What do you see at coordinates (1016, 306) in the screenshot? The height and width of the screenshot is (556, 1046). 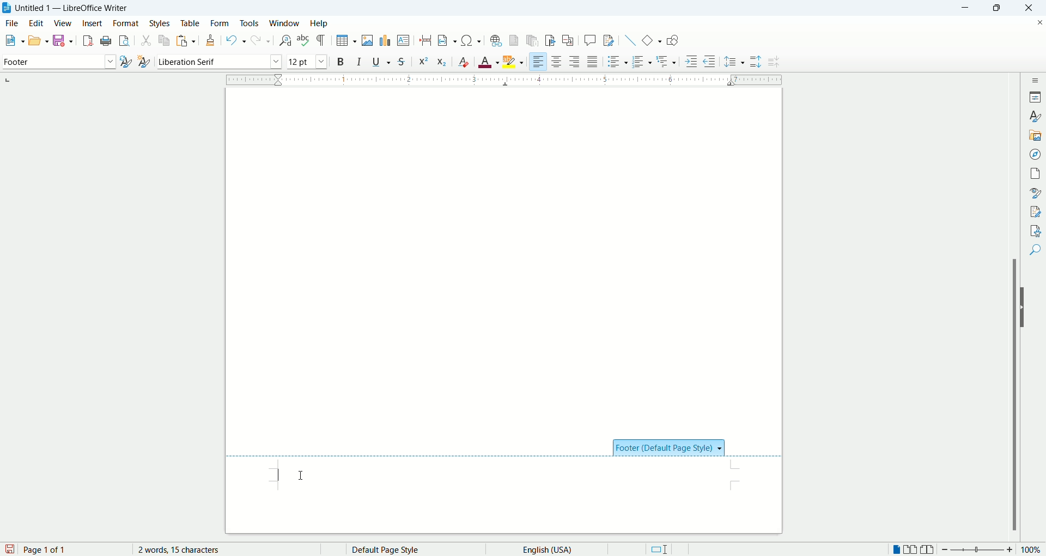 I see `scroll bar` at bounding box center [1016, 306].